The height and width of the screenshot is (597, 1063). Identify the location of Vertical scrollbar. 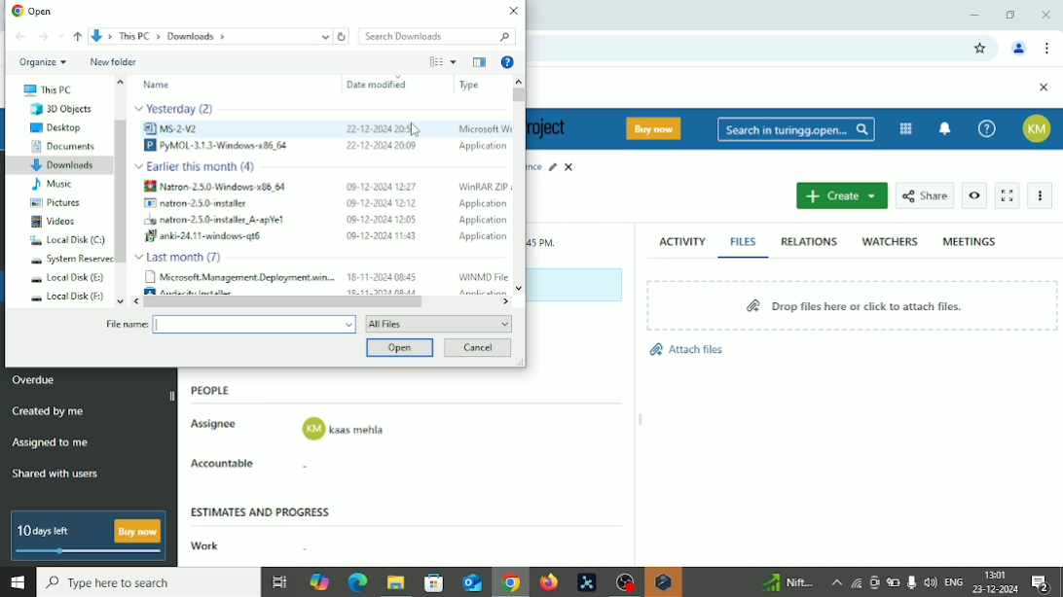
(122, 192).